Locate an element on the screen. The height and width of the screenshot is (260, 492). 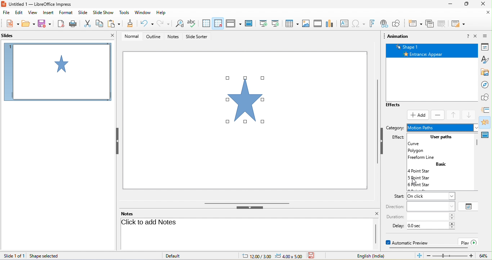
scrollbar is located at coordinates (477, 142).